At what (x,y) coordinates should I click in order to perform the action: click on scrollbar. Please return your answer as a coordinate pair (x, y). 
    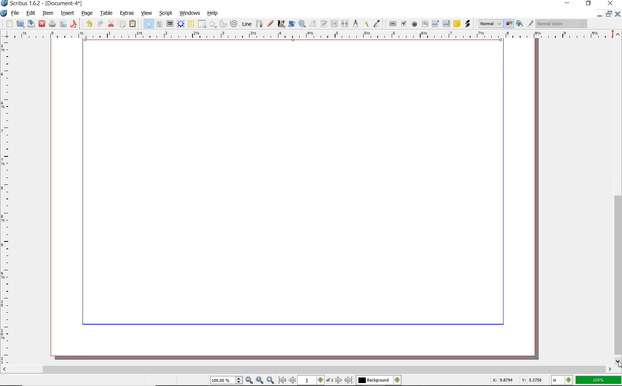
    Looking at the image, I should click on (307, 369).